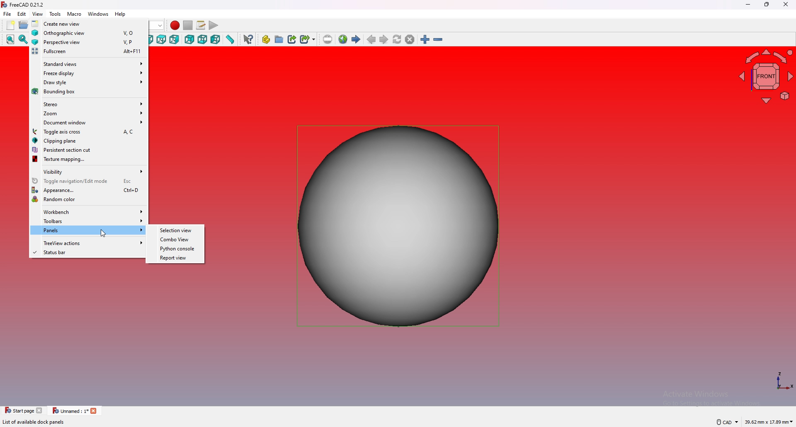 Image resolution: width=796 pixels, height=427 pixels. I want to click on help, so click(121, 14).